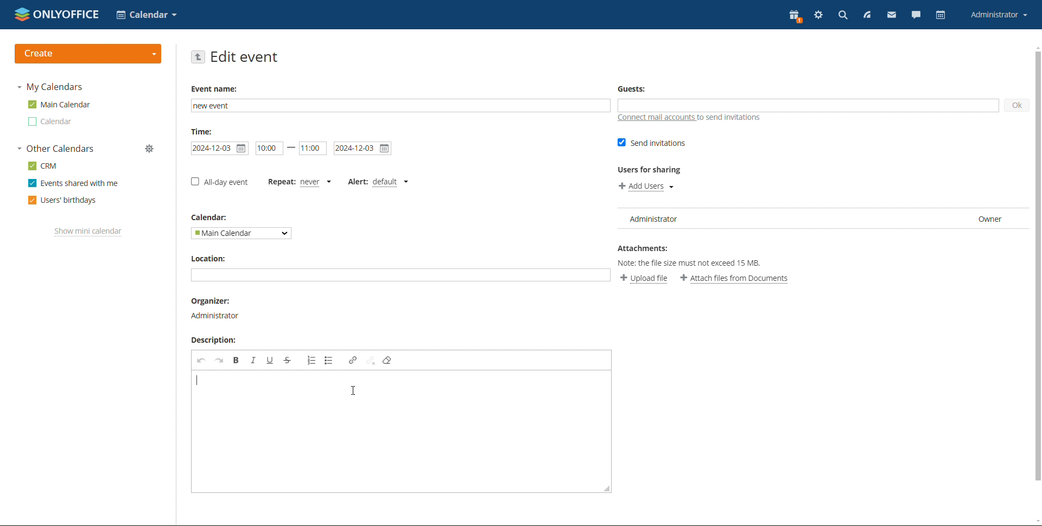  I want to click on scroll up, so click(1035, 47).